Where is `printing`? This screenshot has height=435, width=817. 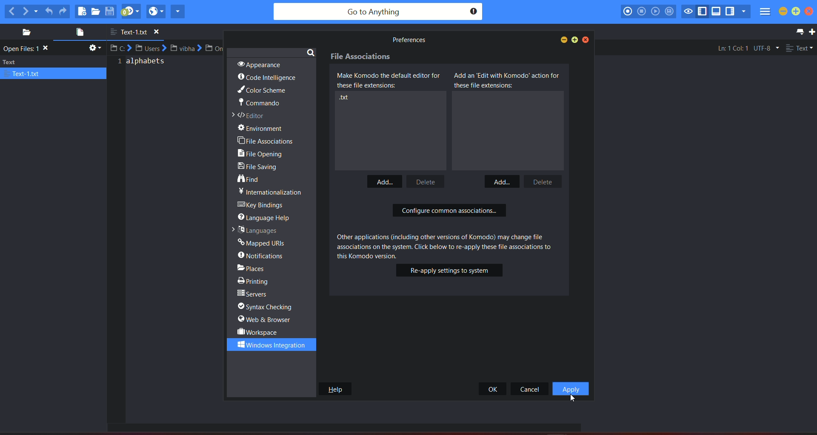
printing is located at coordinates (255, 280).